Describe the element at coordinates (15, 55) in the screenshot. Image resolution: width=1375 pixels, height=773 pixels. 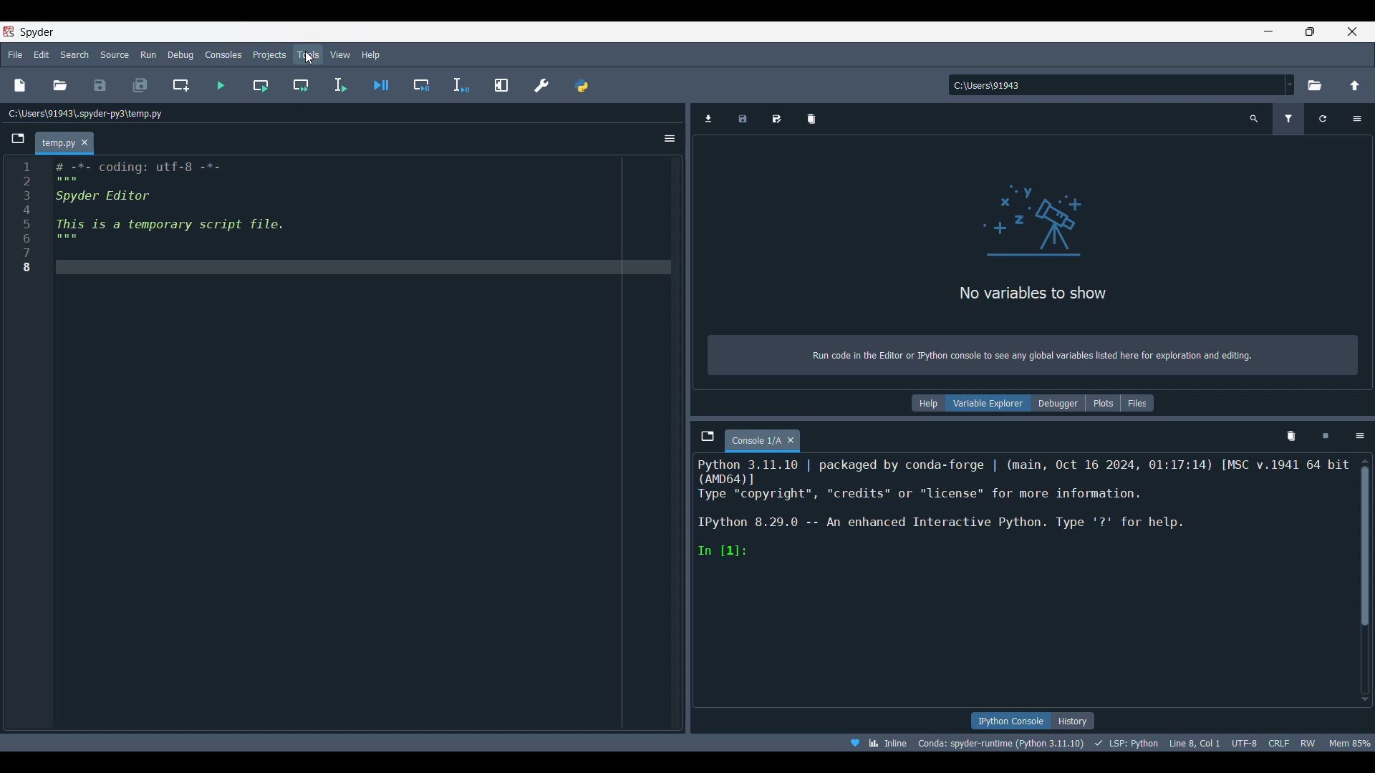
I see `File menu` at that location.